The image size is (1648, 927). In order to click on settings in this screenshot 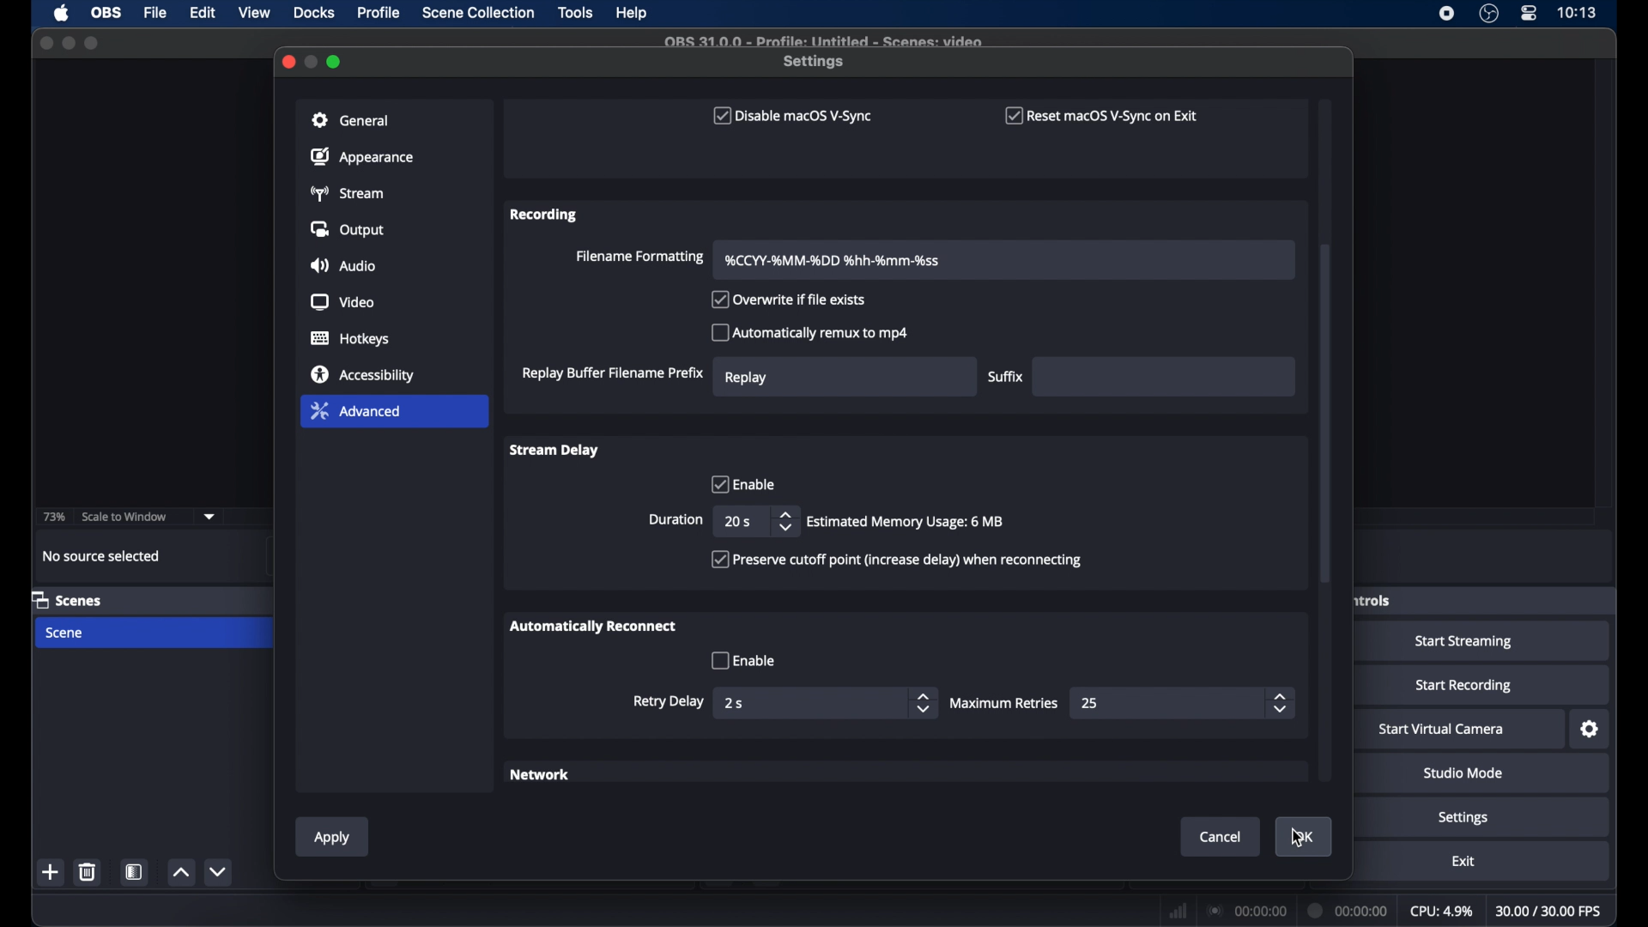, I will do `click(1591, 730)`.